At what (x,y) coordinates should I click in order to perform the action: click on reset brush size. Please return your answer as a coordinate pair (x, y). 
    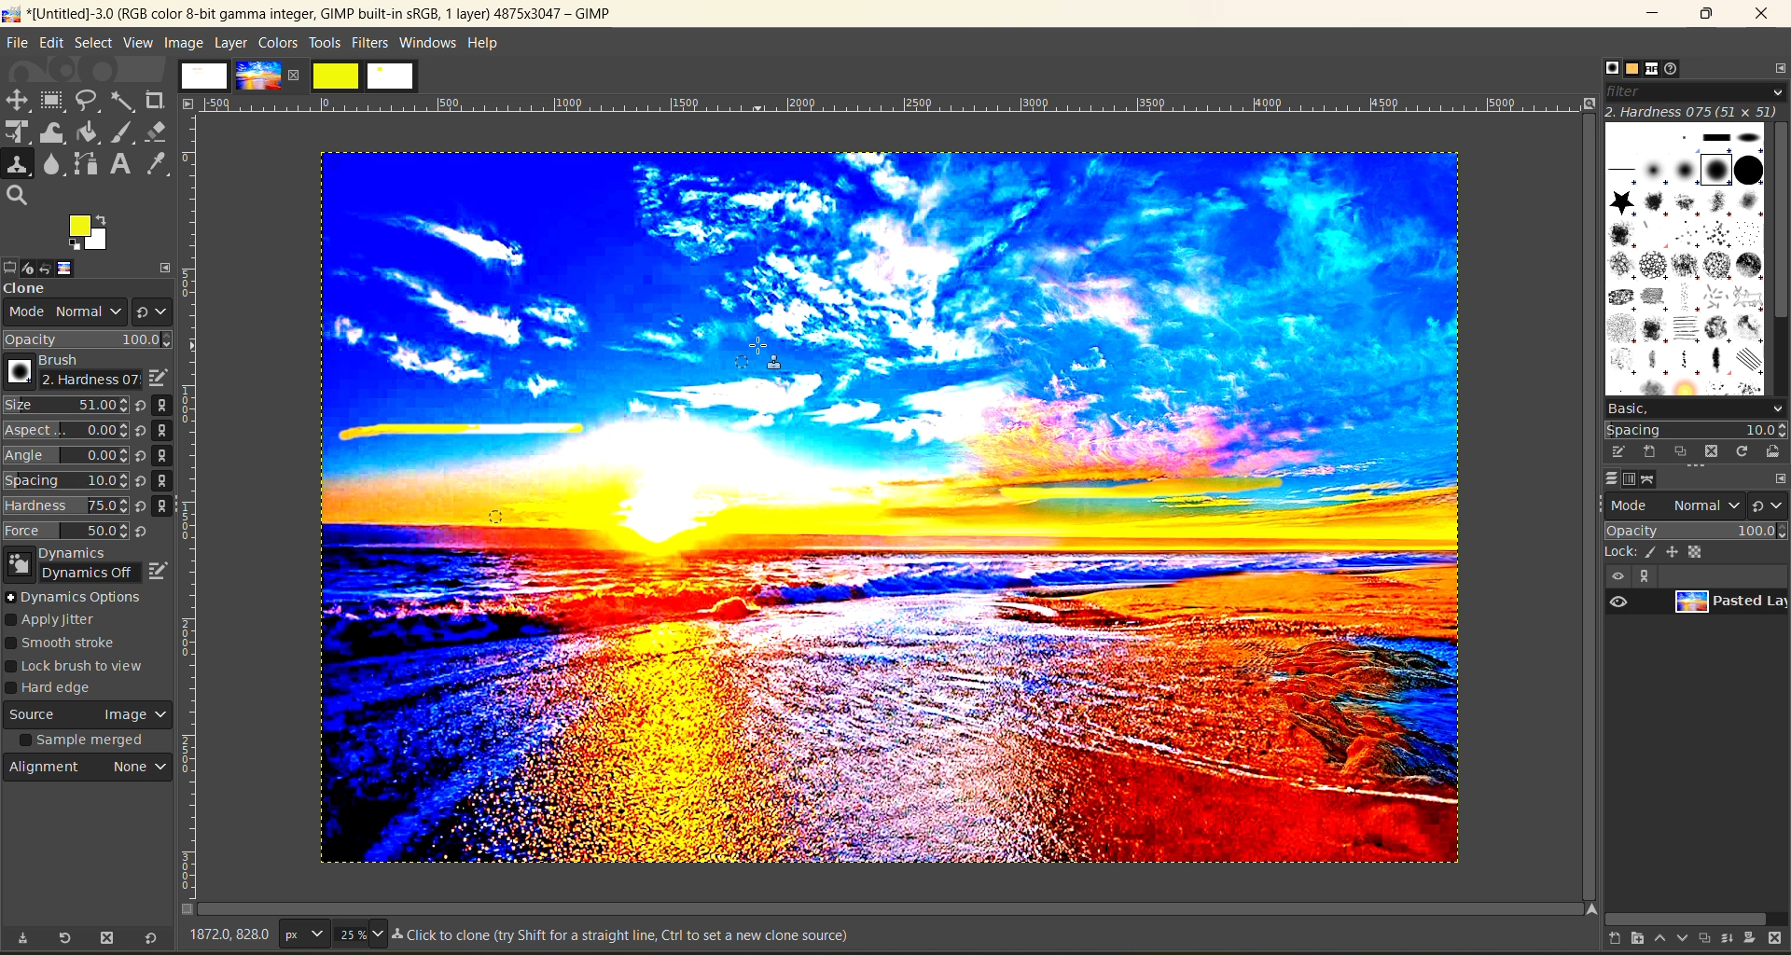
    Looking at the image, I should click on (144, 469).